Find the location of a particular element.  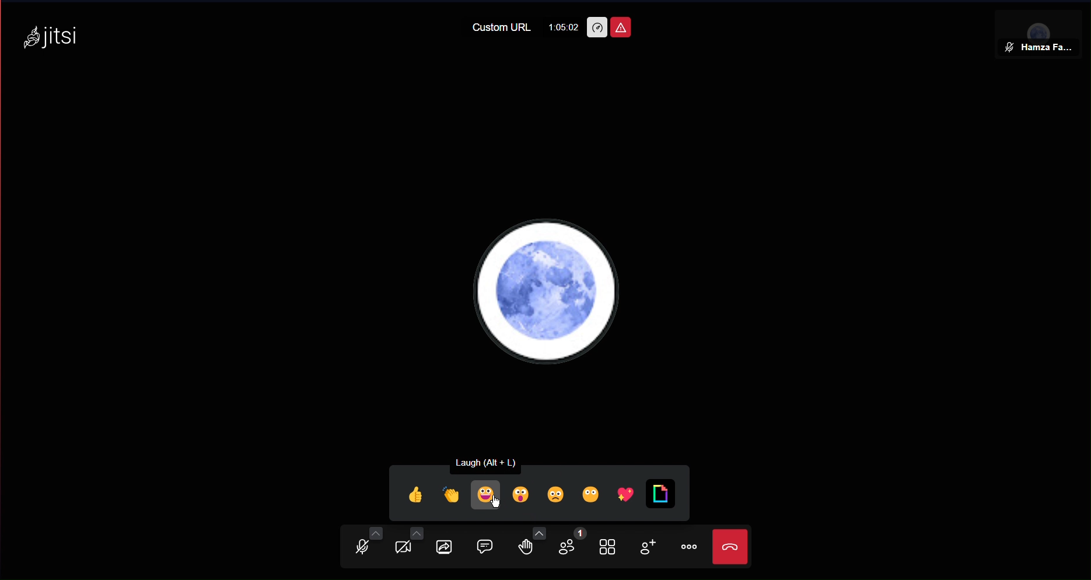

Laugh (Alt + L) is located at coordinates (495, 461).